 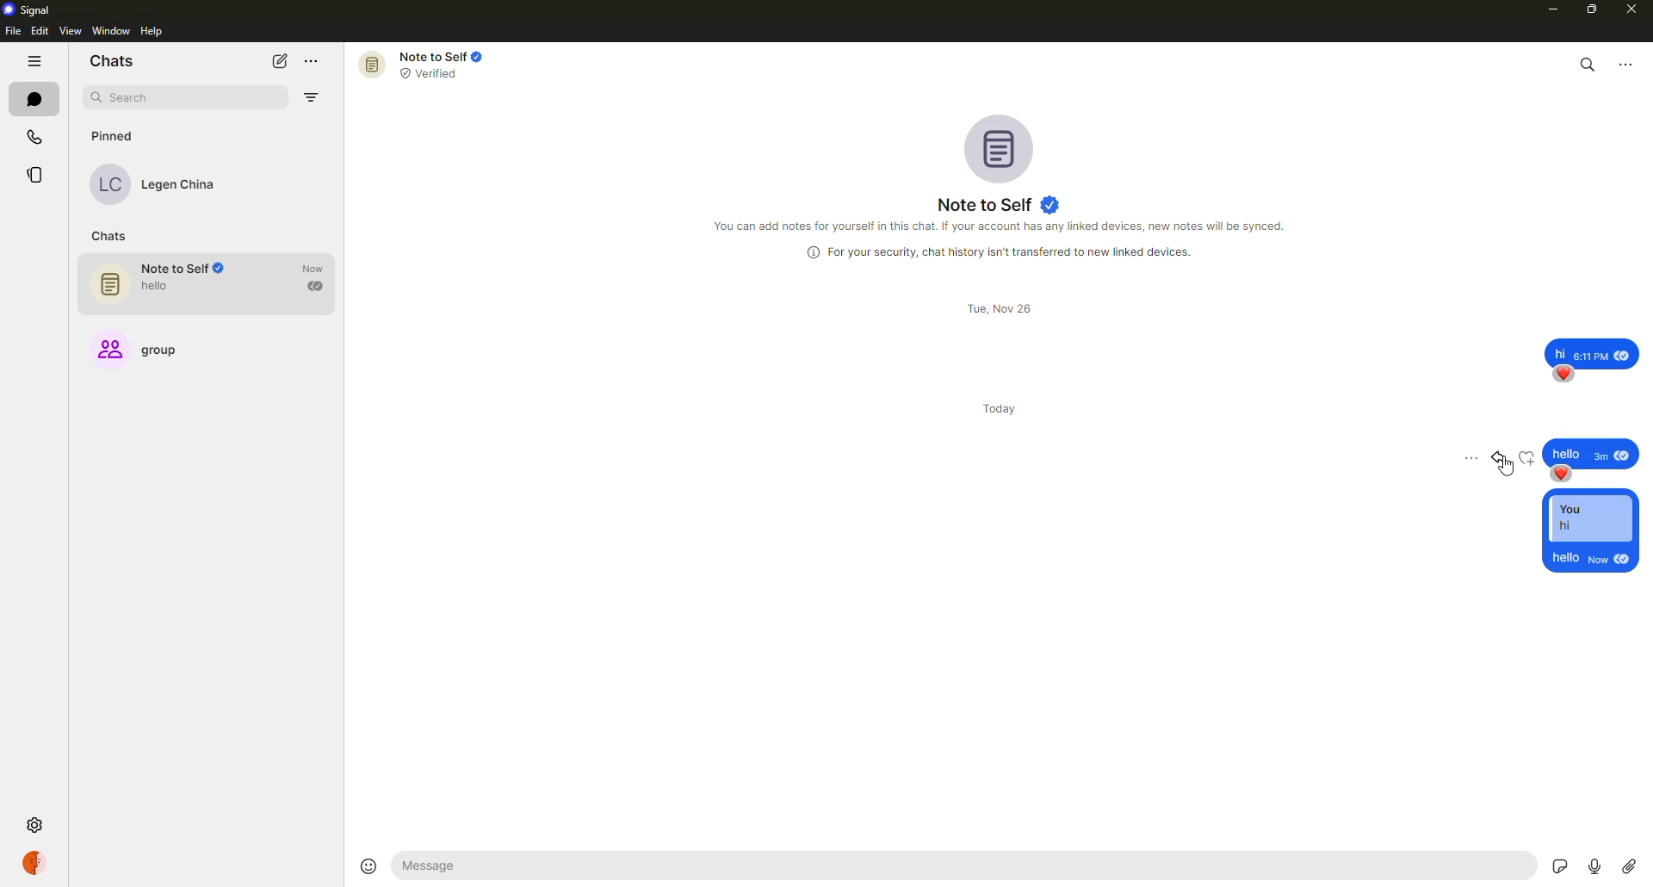 I want to click on pinned, so click(x=113, y=138).